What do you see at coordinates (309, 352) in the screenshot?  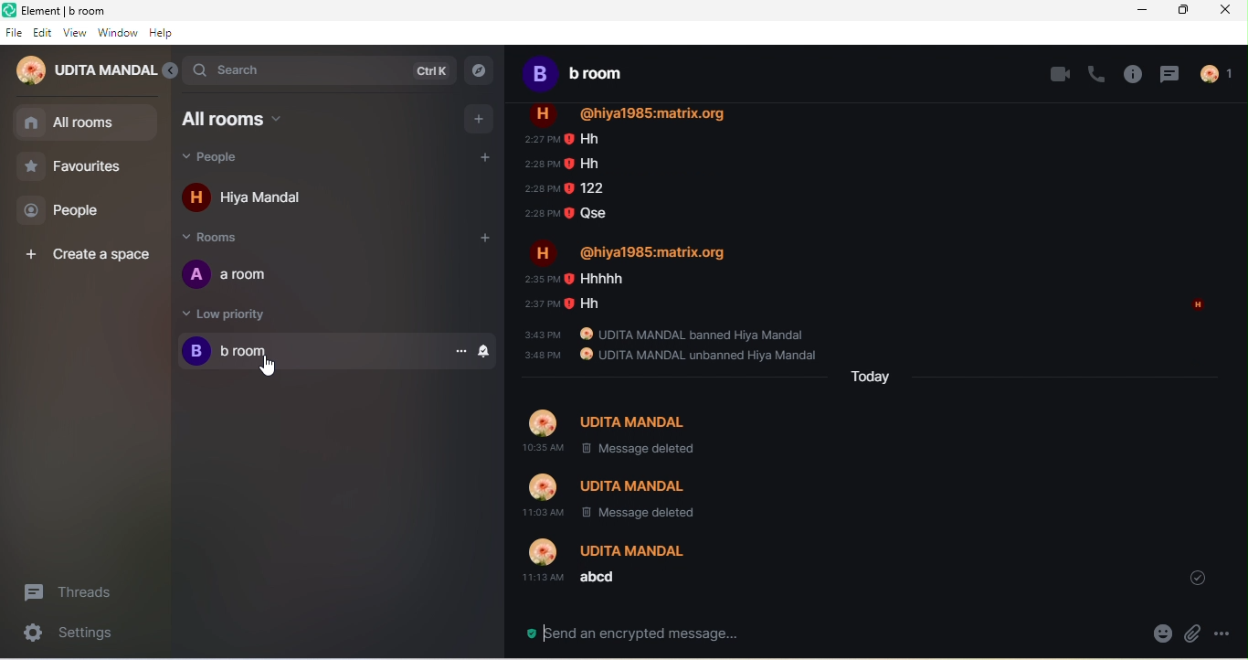 I see `b room` at bounding box center [309, 352].